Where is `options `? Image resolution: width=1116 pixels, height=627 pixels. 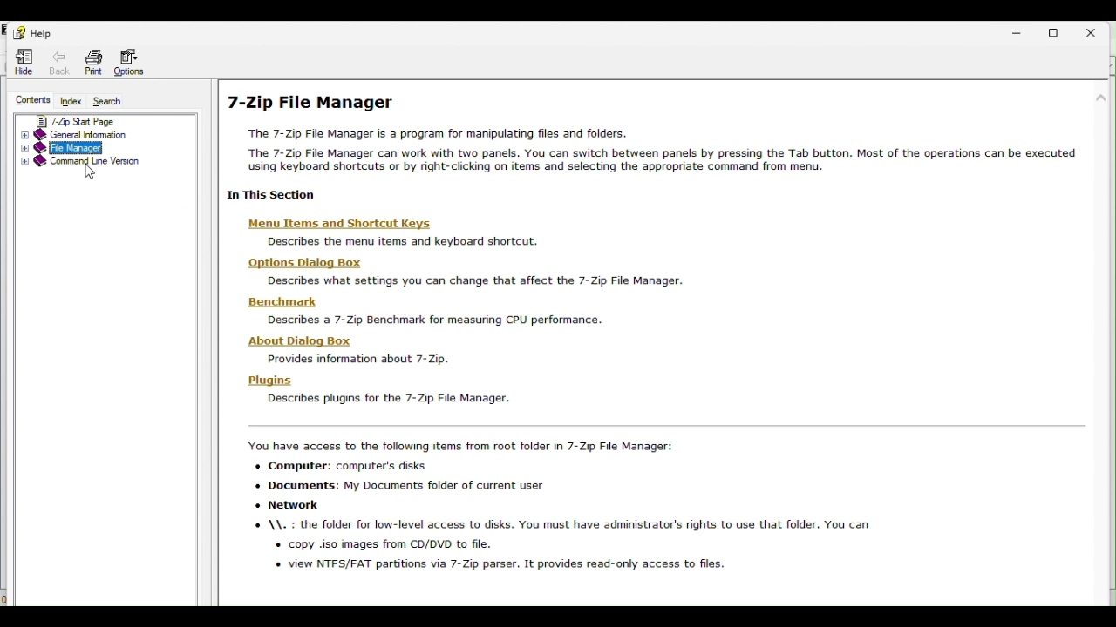
options  is located at coordinates (132, 59).